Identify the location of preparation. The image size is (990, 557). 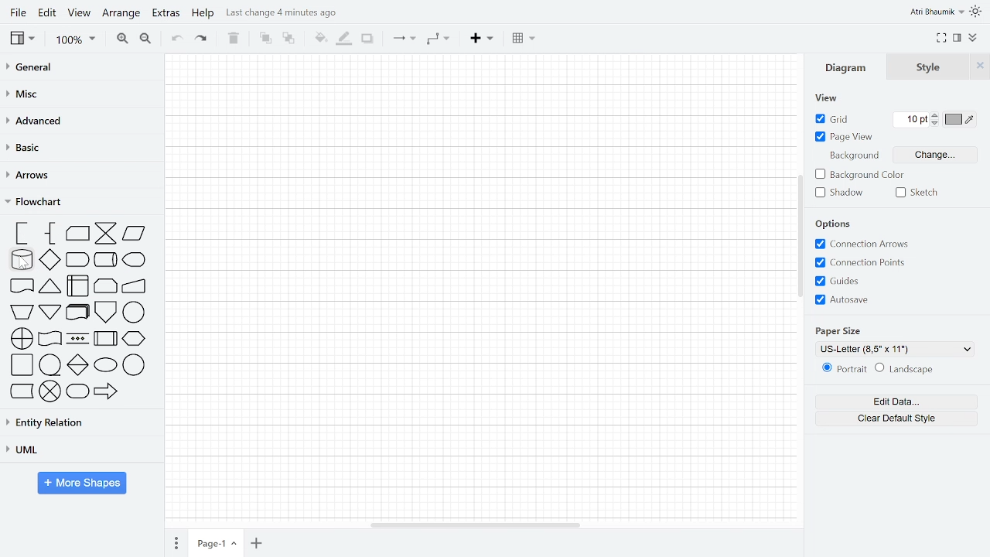
(135, 340).